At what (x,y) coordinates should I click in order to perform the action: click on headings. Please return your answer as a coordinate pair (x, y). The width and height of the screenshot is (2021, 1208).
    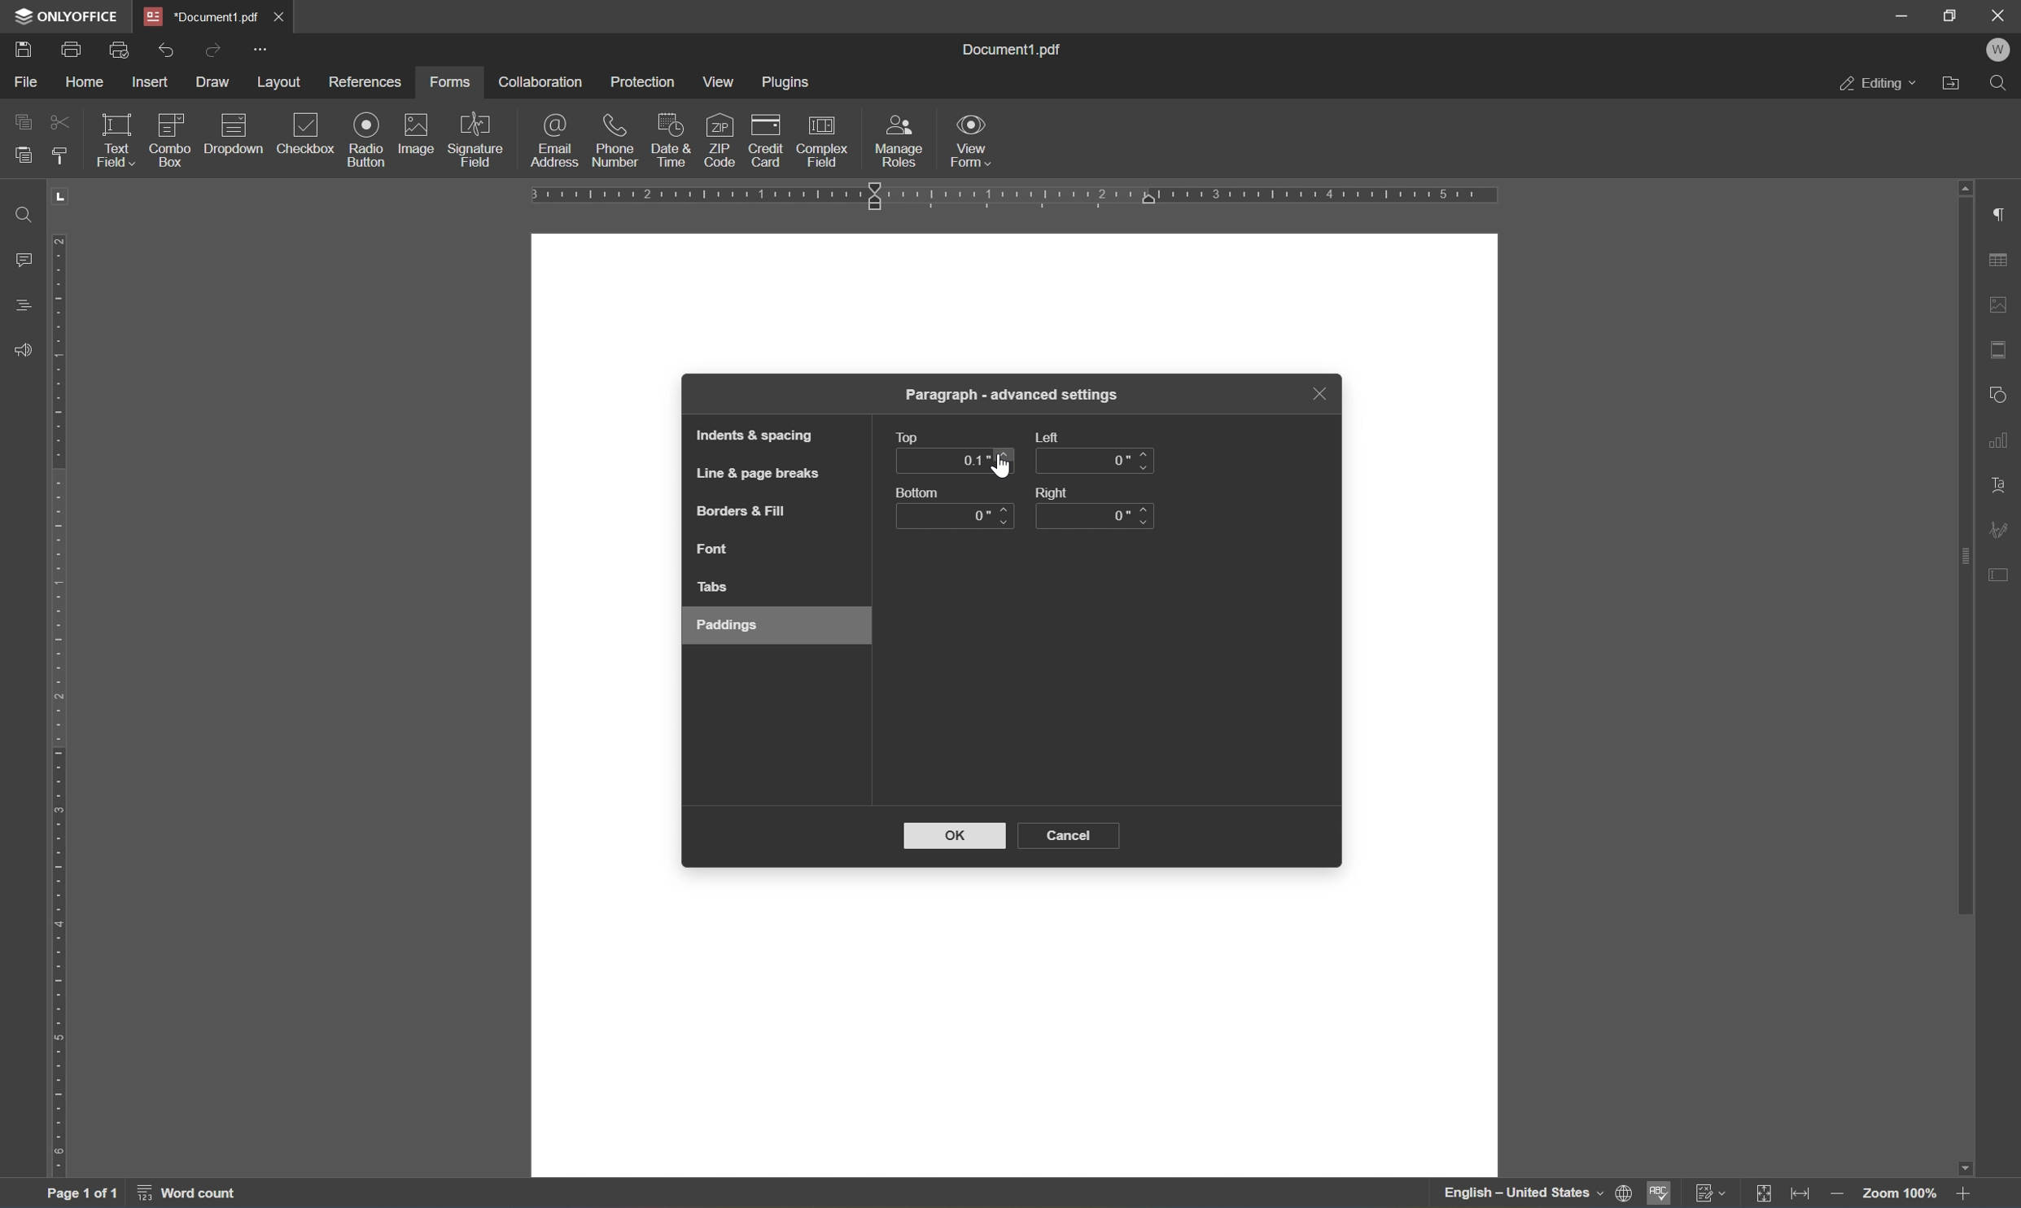
    Looking at the image, I should click on (23, 304).